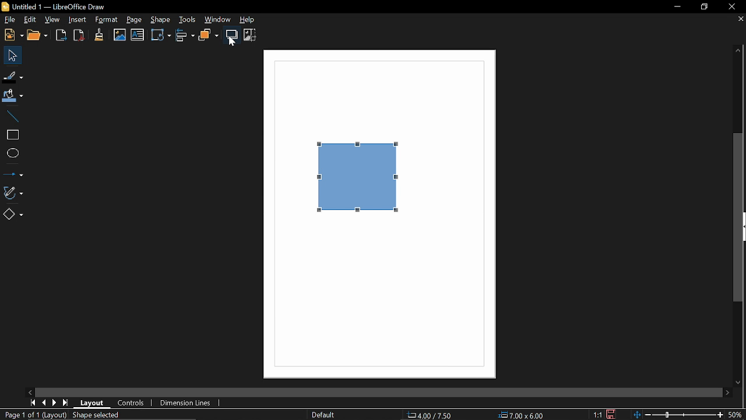  I want to click on Next page, so click(55, 402).